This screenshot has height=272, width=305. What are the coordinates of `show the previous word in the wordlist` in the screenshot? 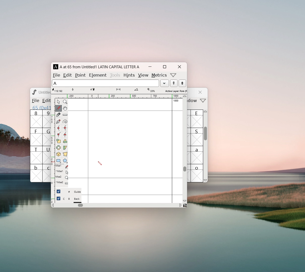 It's located at (182, 83).